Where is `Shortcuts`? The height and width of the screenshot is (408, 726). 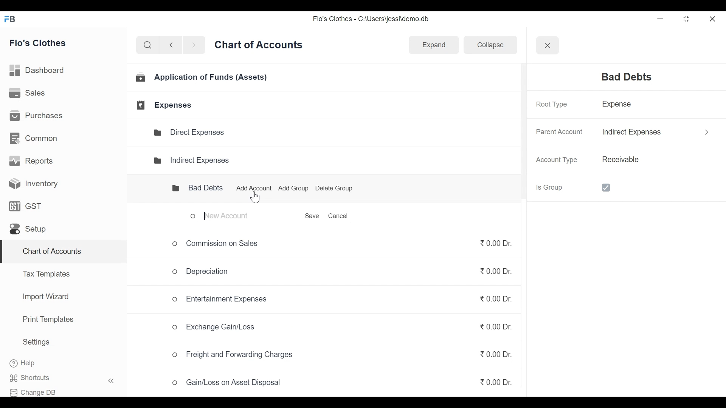 Shortcuts is located at coordinates (67, 378).